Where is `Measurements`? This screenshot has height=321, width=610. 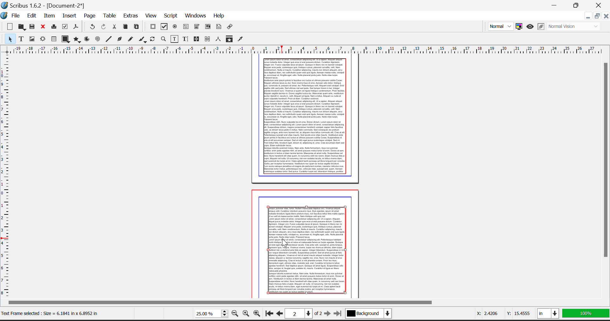 Measurements is located at coordinates (219, 39).